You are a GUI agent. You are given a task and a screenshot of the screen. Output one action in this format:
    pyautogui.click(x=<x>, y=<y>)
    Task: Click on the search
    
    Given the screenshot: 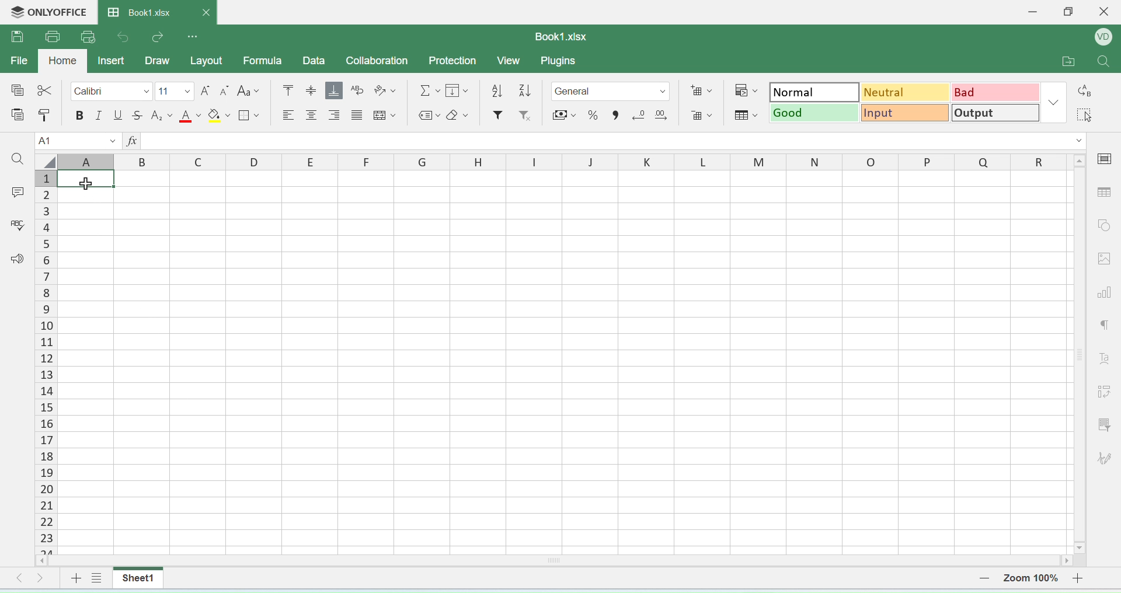 What is the action you would take?
    pyautogui.click(x=18, y=160)
    